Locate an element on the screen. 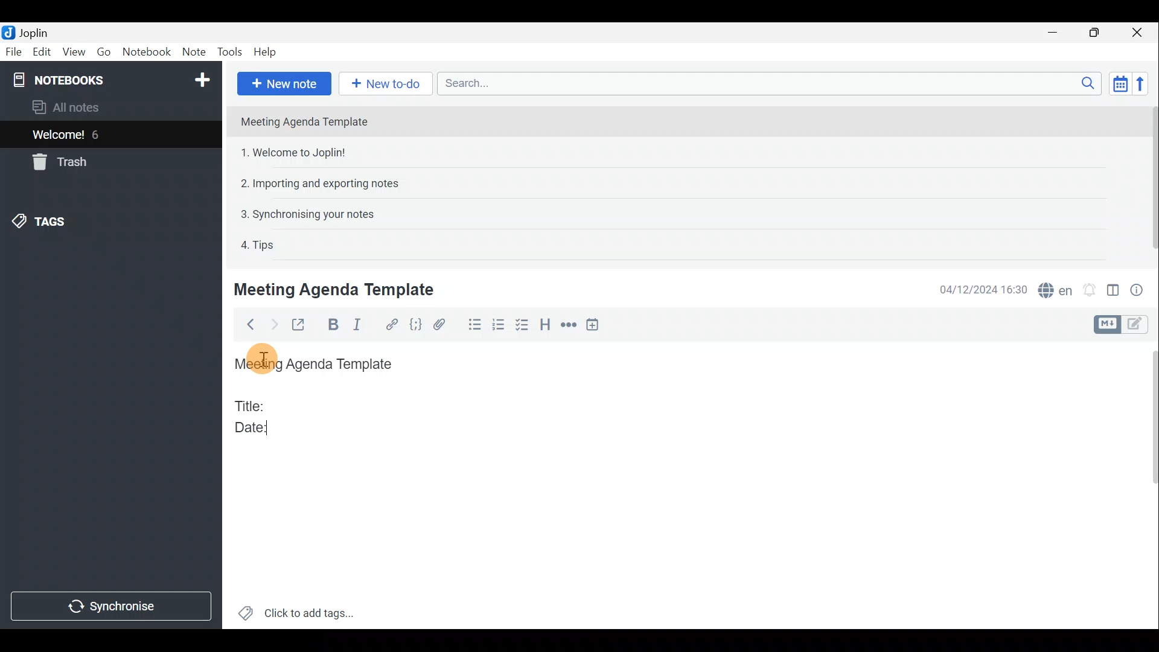 This screenshot has width=1159, height=652. Title: is located at coordinates (252, 404).